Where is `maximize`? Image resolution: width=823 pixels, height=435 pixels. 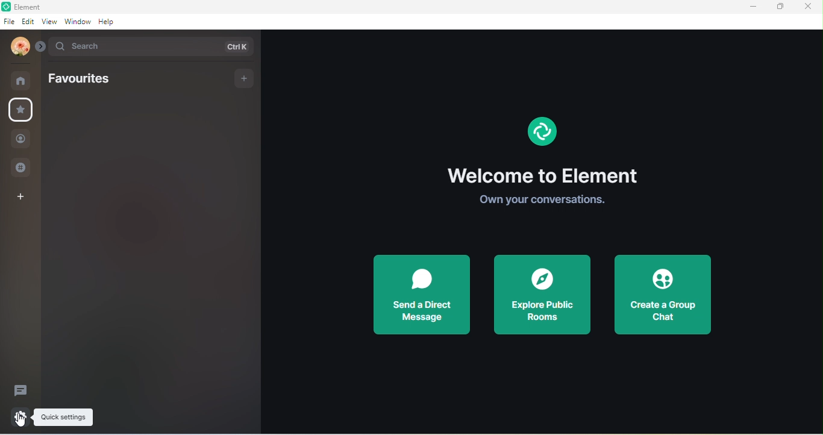
maximize is located at coordinates (779, 7).